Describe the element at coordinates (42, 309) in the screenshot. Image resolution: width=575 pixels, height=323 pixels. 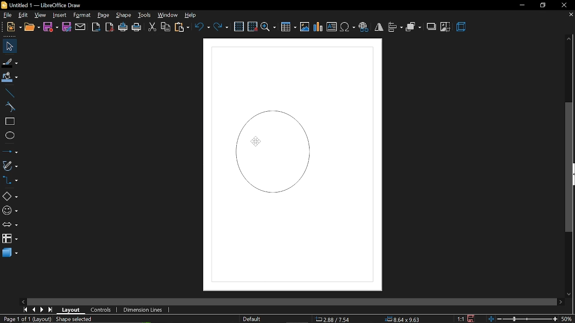
I see `next page` at that location.